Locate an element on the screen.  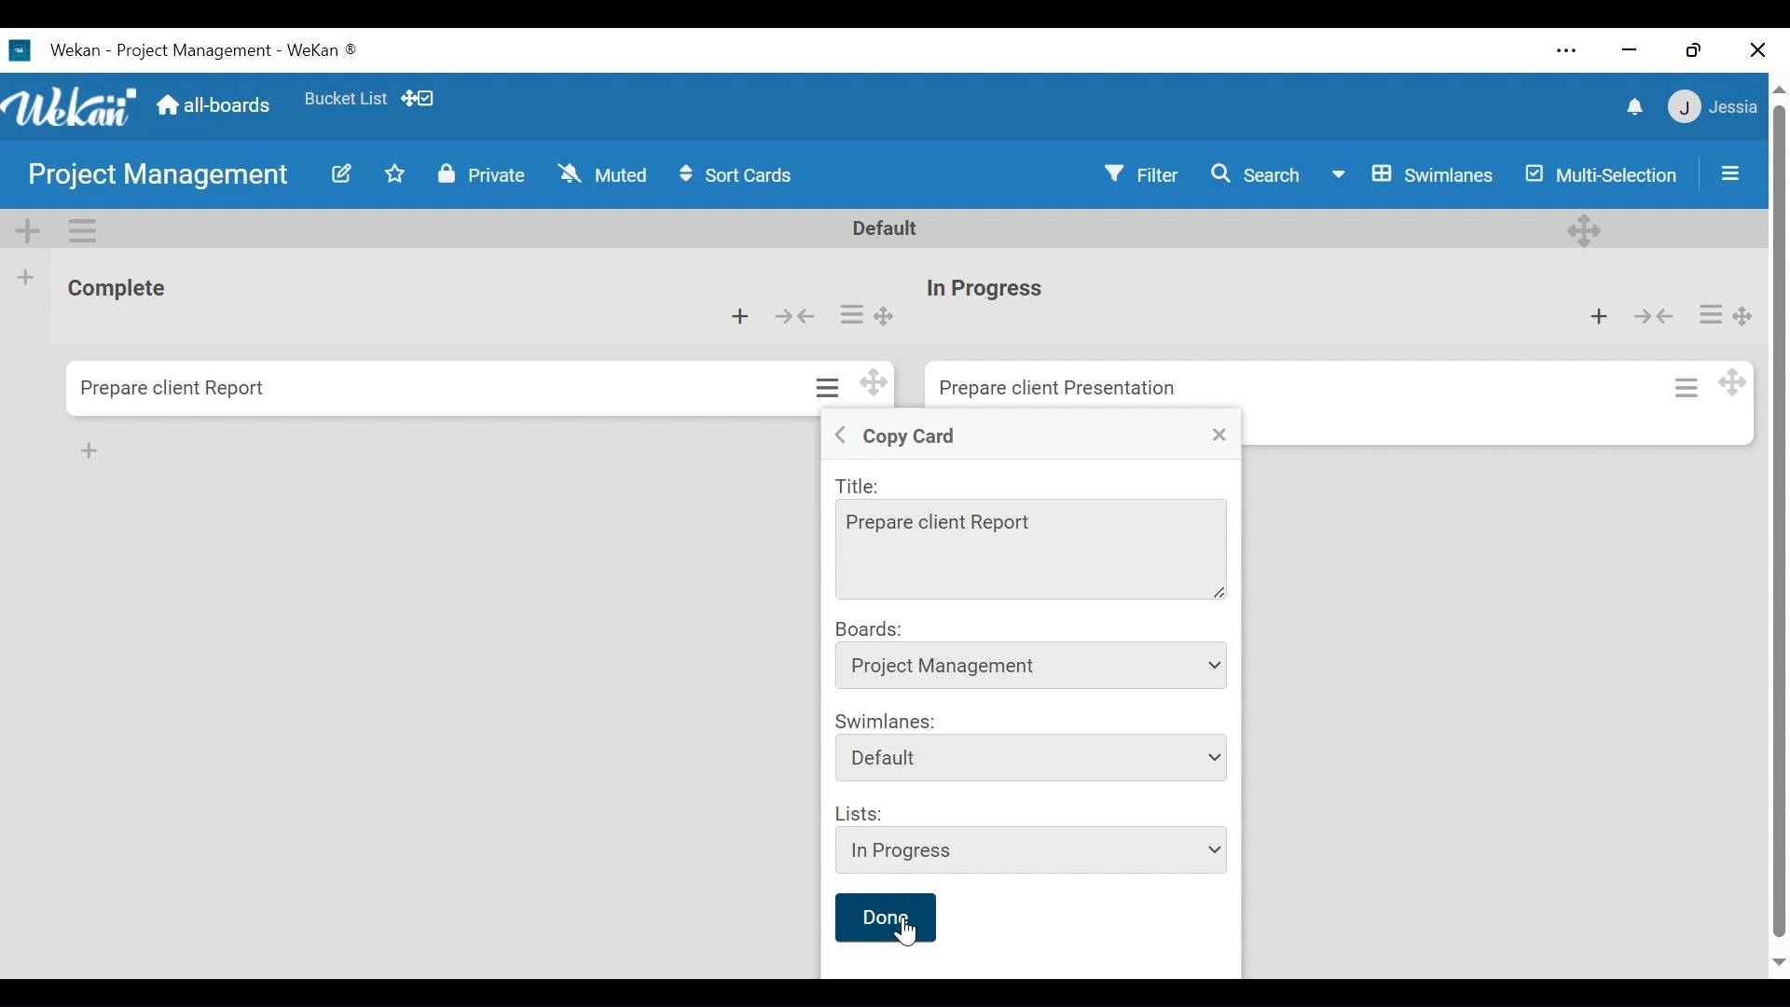
Swimlanes is located at coordinates (886, 721).